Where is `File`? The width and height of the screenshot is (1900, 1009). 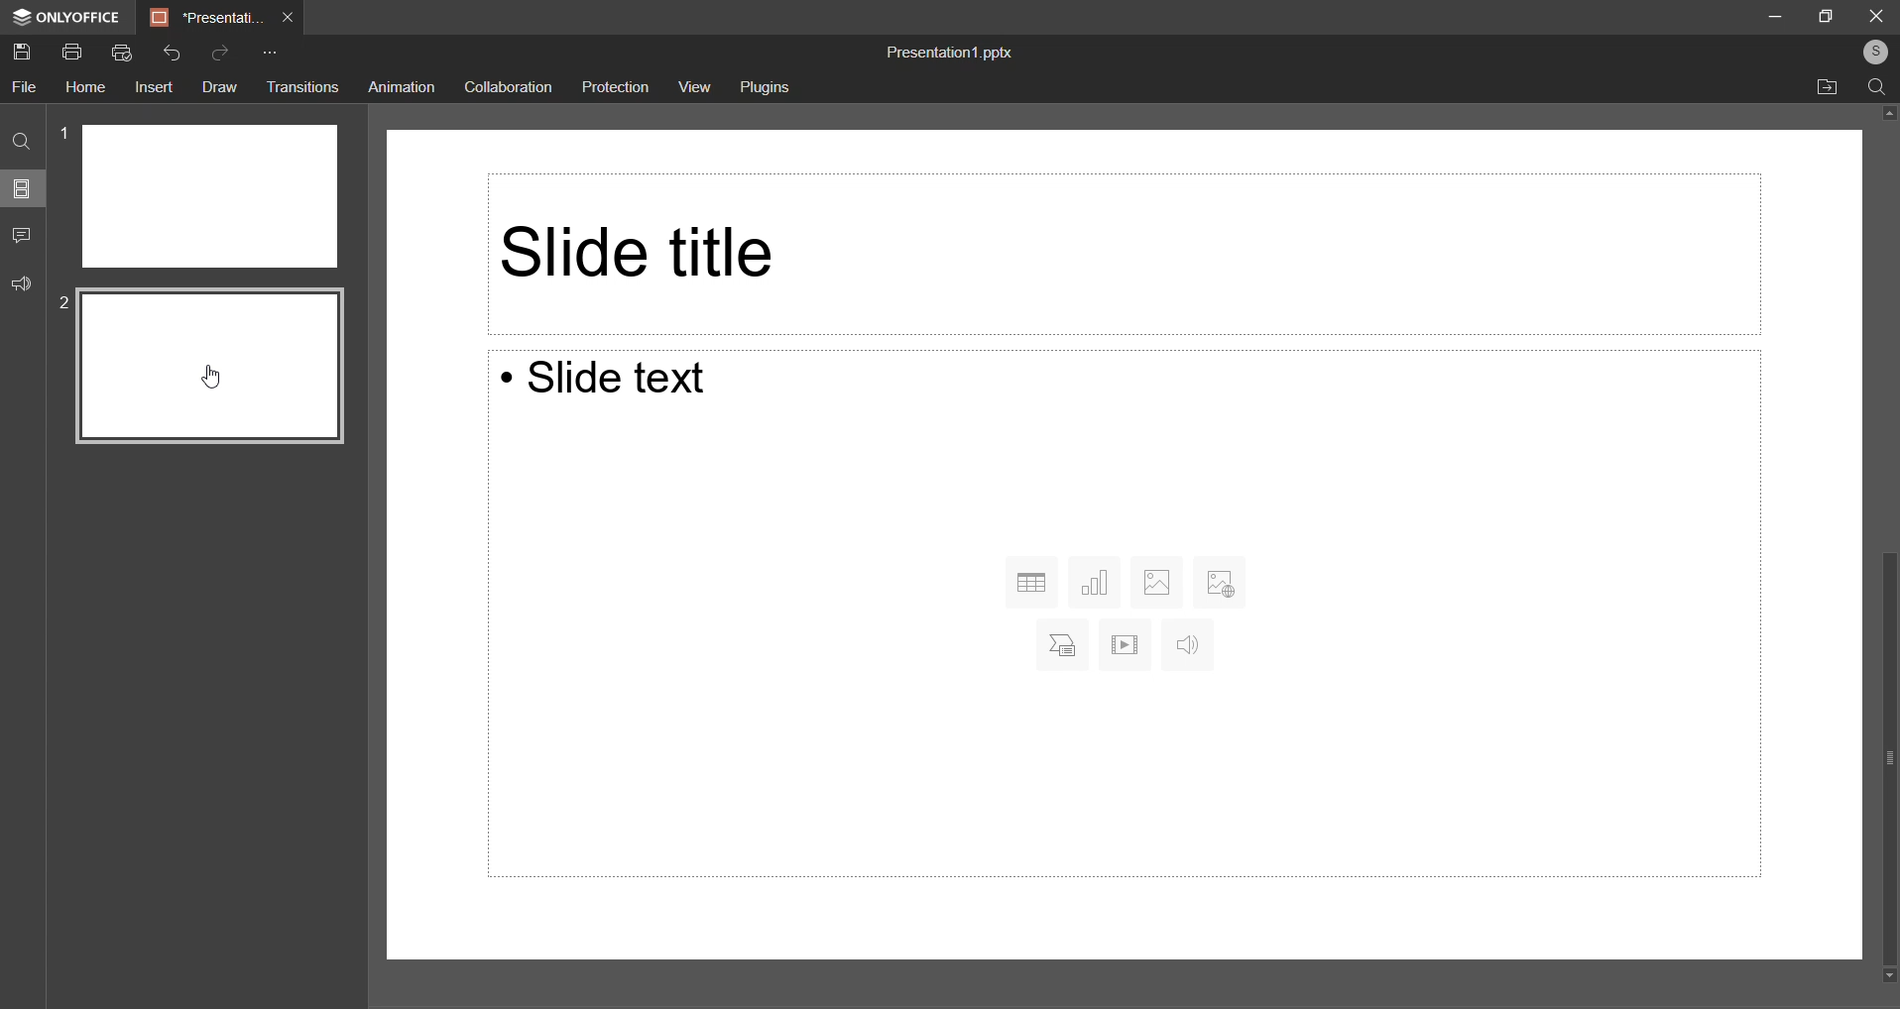
File is located at coordinates (27, 86).